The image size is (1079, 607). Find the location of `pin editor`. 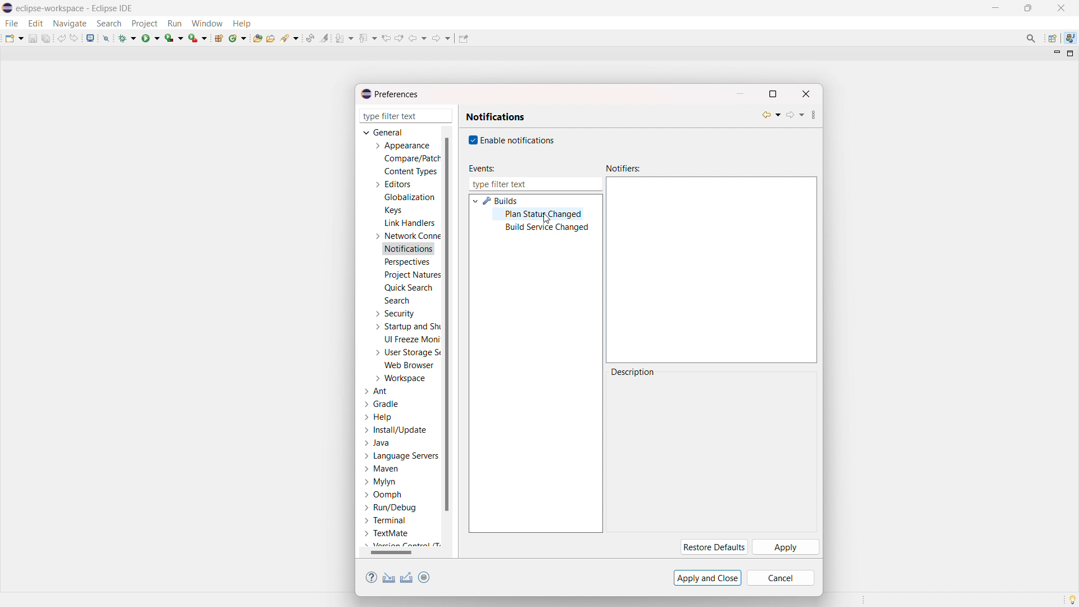

pin editor is located at coordinates (463, 39).